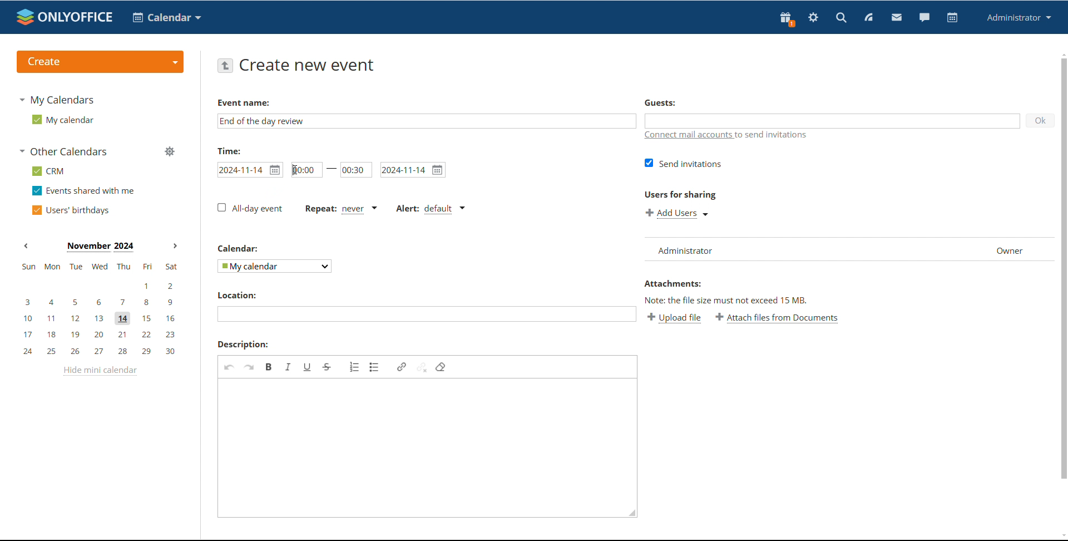 The width and height of the screenshot is (1068, 541). Describe the element at coordinates (229, 150) in the screenshot. I see `time` at that location.